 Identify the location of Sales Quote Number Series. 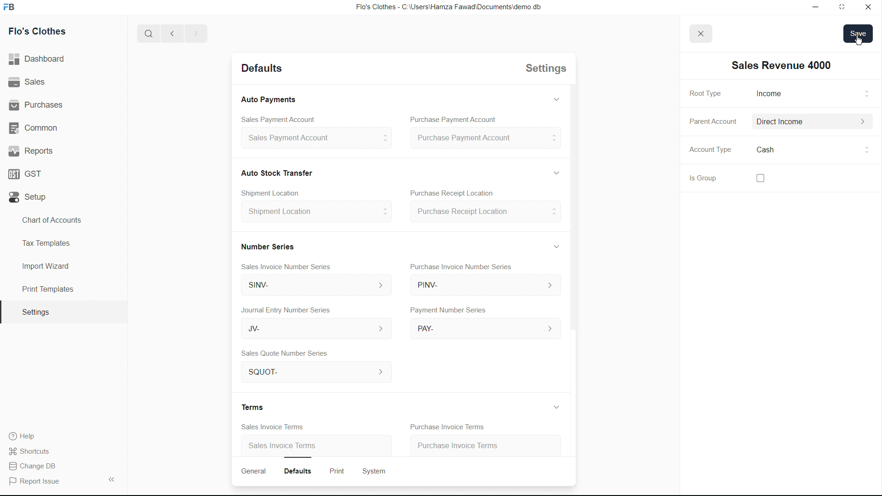
(285, 354).